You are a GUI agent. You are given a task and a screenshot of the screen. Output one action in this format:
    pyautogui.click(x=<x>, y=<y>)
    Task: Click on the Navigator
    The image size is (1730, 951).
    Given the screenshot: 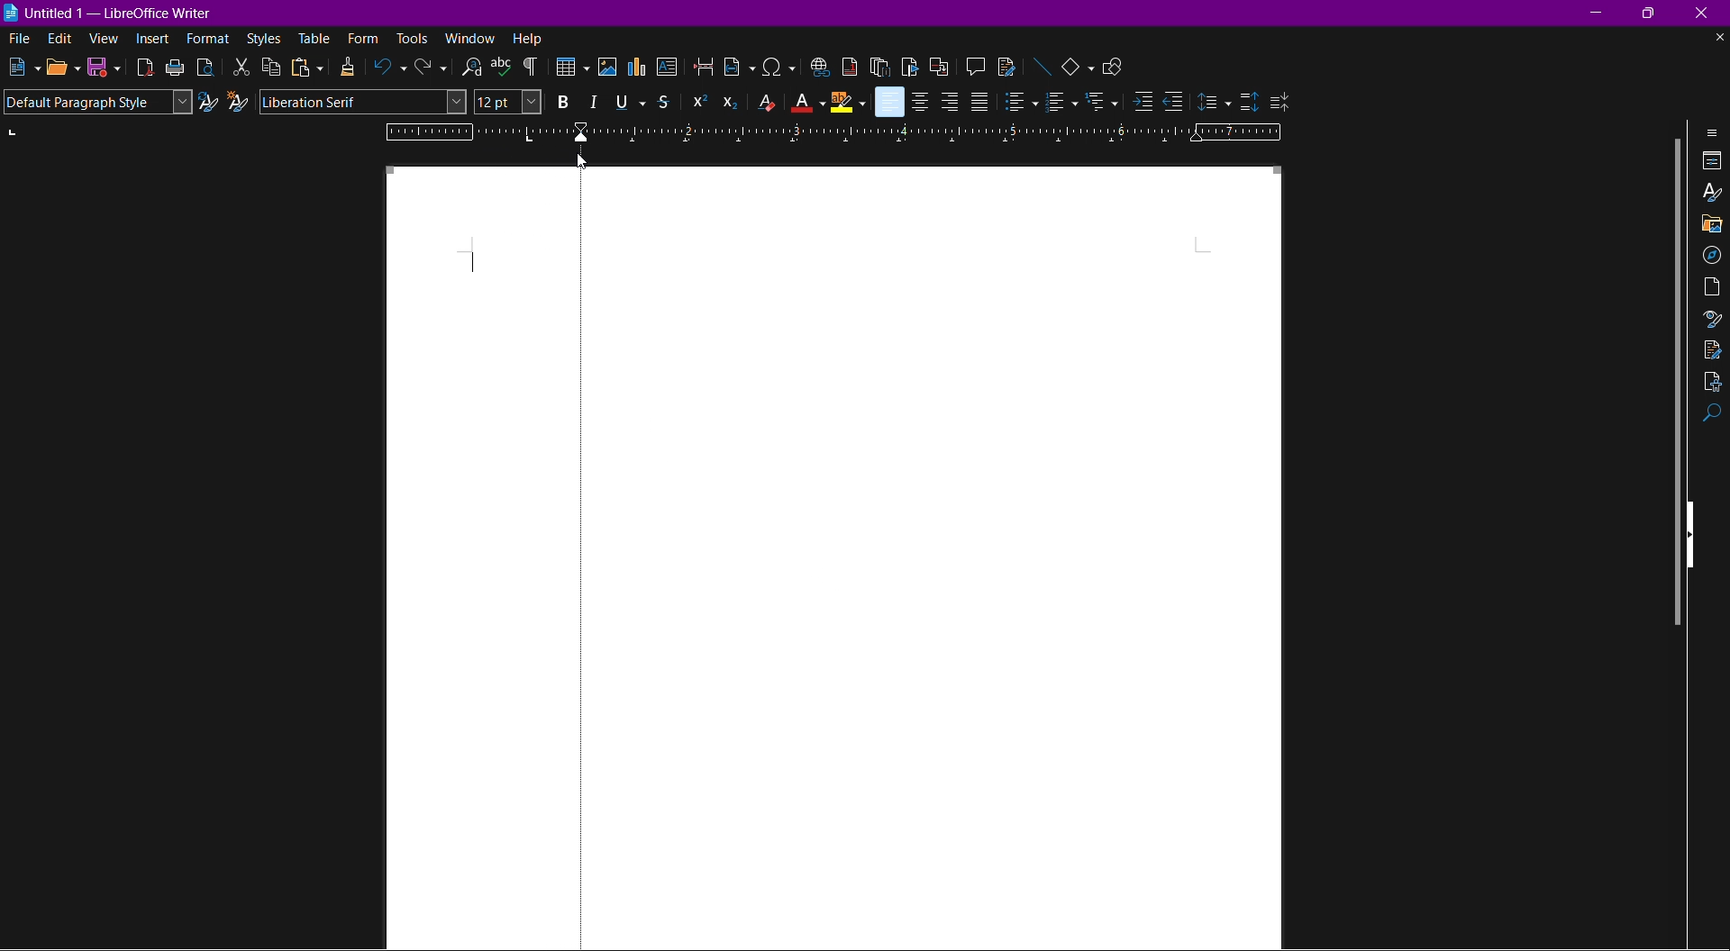 What is the action you would take?
    pyautogui.click(x=1712, y=253)
    